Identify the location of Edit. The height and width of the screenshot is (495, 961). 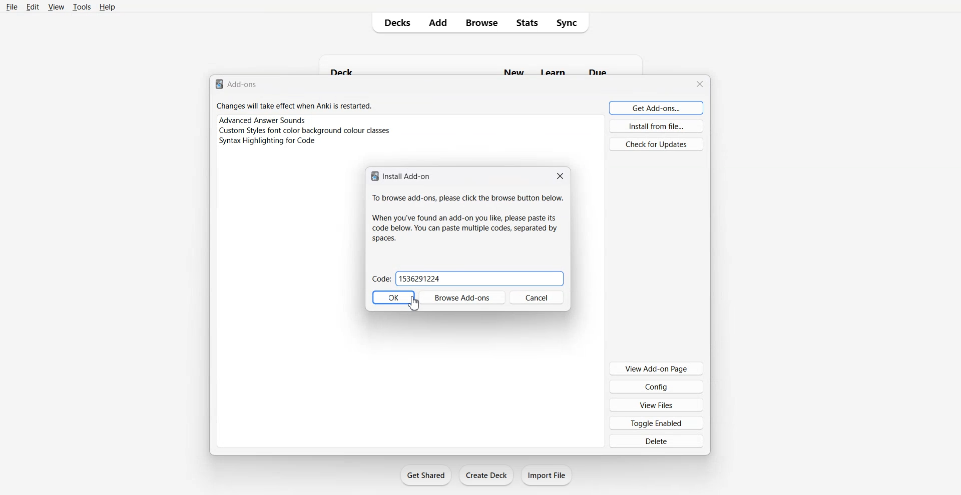
(33, 6).